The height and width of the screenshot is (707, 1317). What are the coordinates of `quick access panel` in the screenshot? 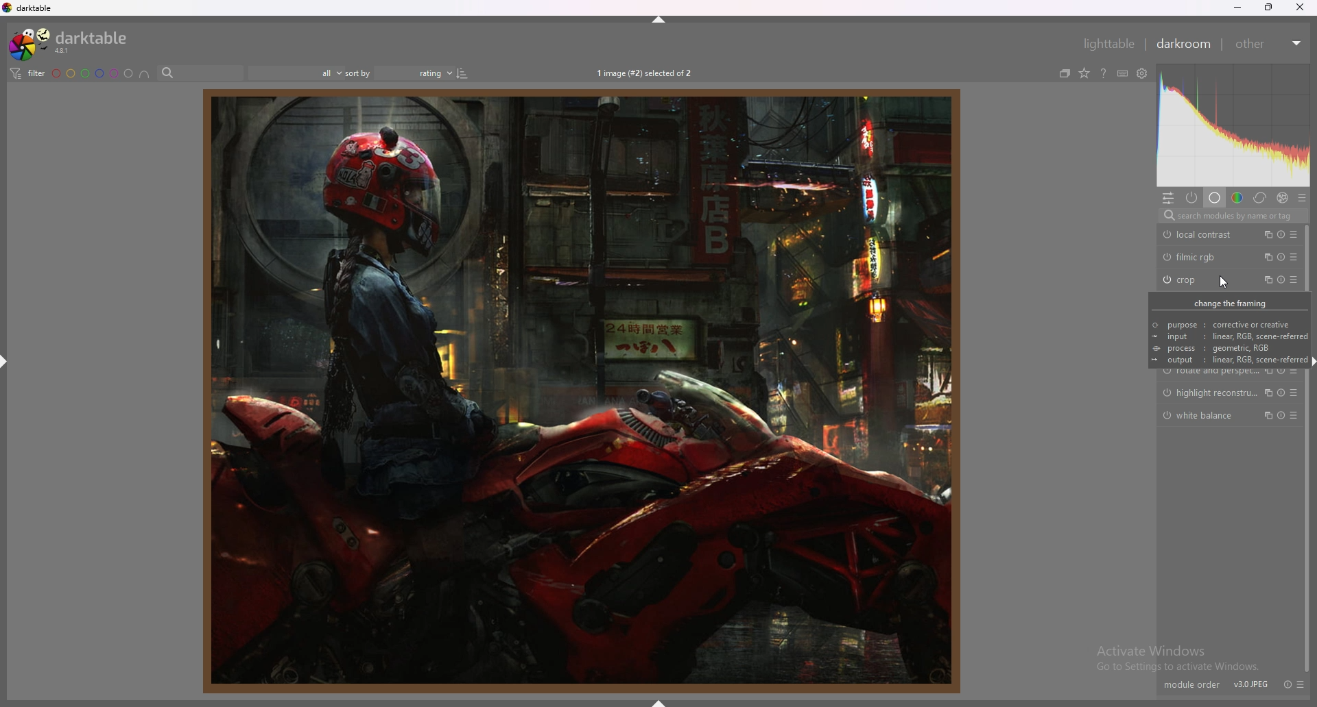 It's located at (1168, 198).